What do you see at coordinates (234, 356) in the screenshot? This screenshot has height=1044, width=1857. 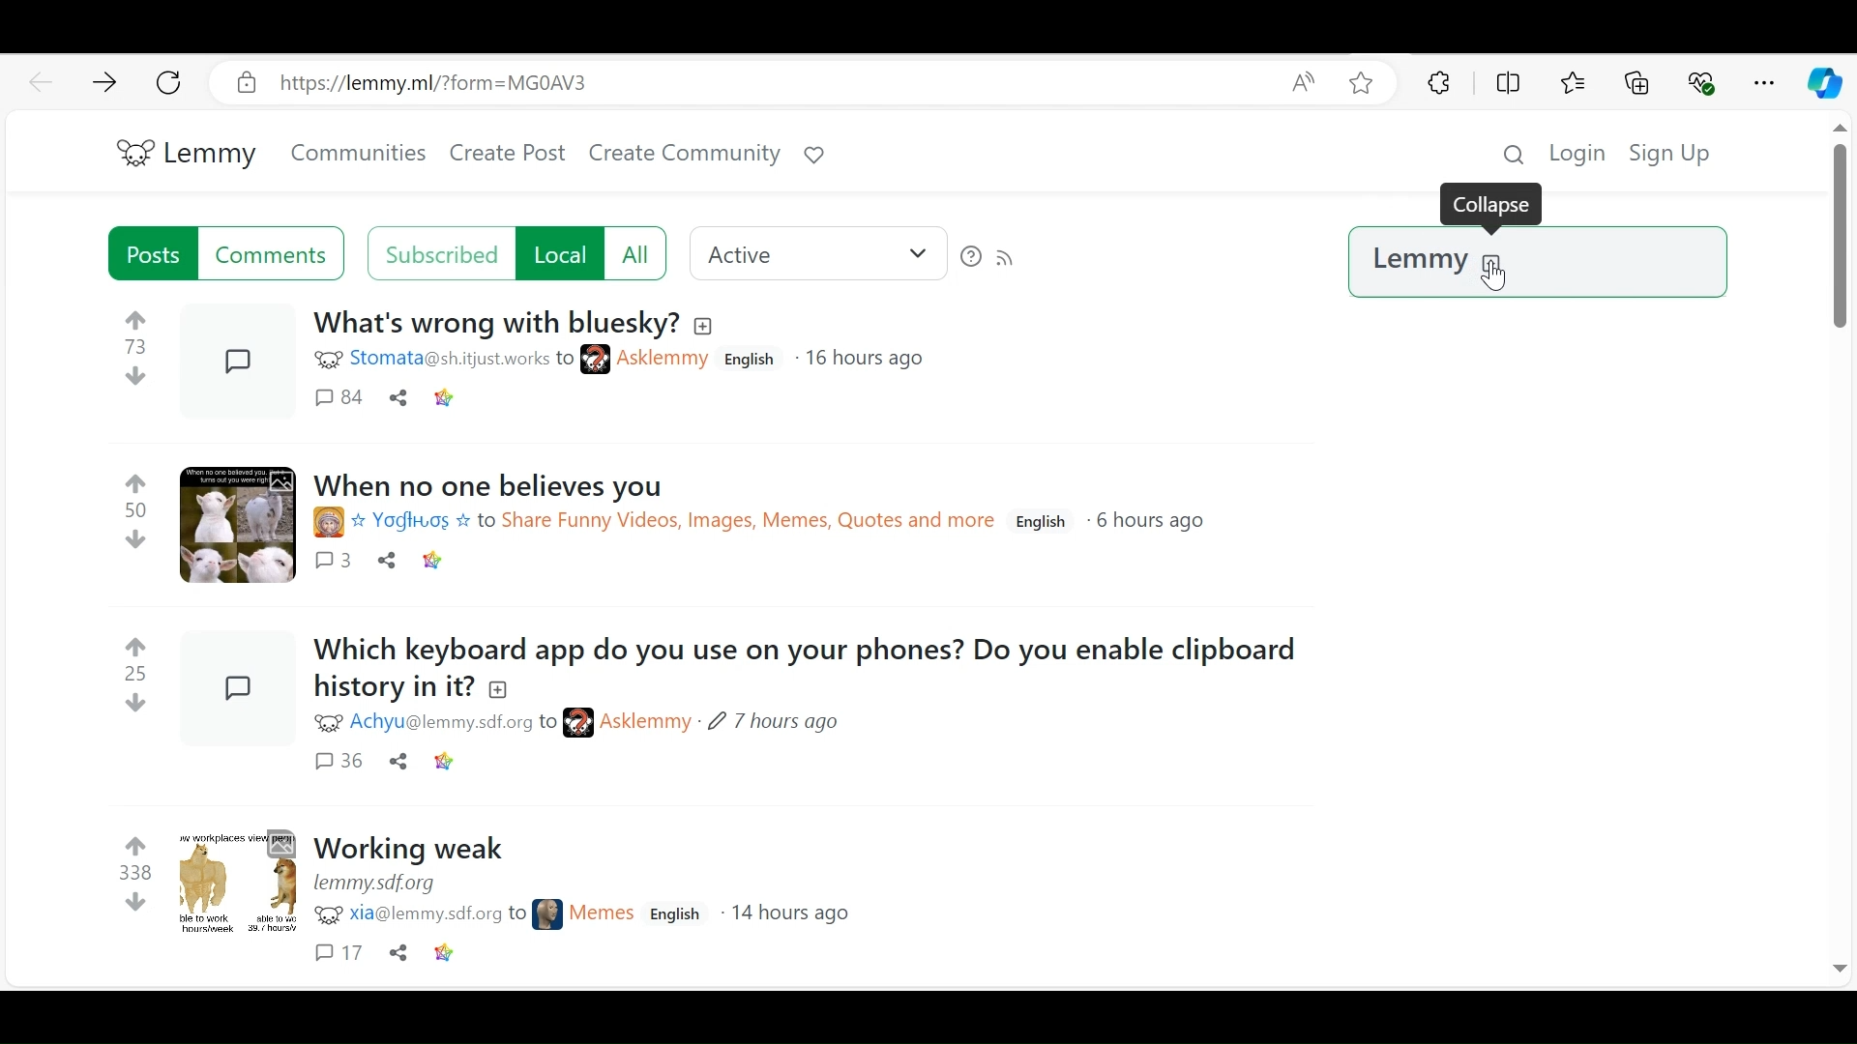 I see `Post` at bounding box center [234, 356].